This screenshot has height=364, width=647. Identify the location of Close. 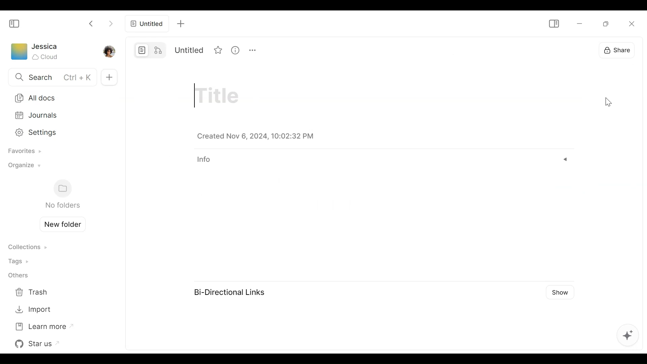
(630, 24).